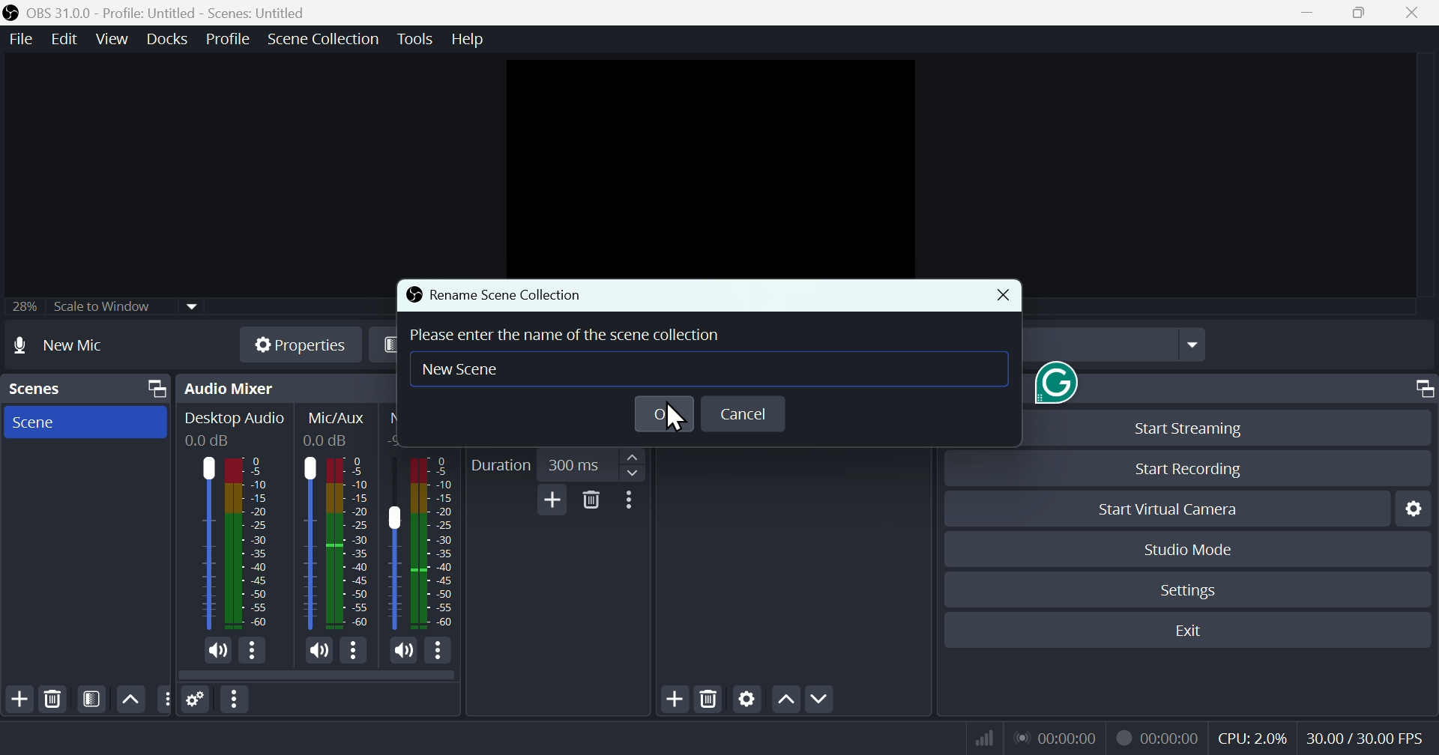 This screenshot has height=755, width=1439. I want to click on Close, so click(1415, 14).